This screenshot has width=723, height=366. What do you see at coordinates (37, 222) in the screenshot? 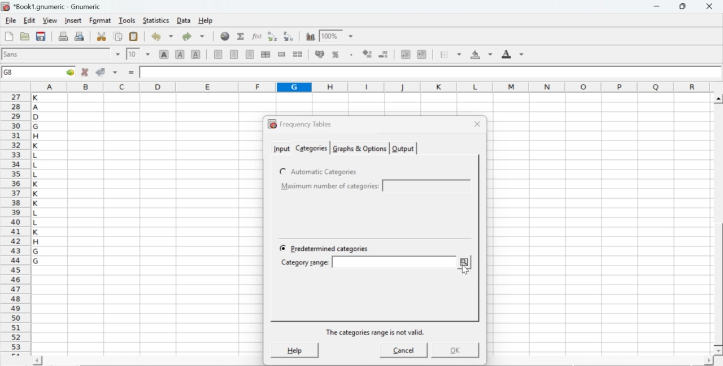
I see `alphabets` at bounding box center [37, 222].